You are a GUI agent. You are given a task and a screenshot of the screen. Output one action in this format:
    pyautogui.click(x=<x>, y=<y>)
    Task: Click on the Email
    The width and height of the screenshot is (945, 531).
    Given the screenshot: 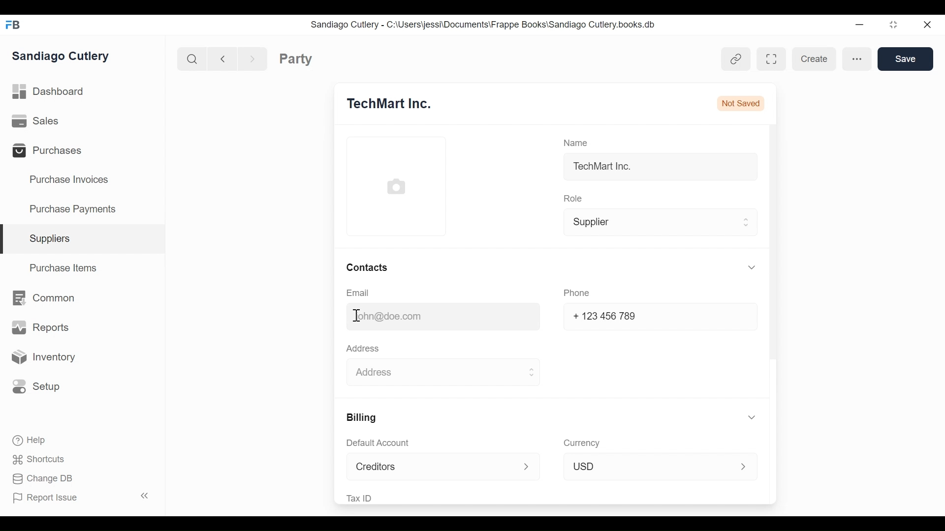 What is the action you would take?
    pyautogui.click(x=358, y=293)
    